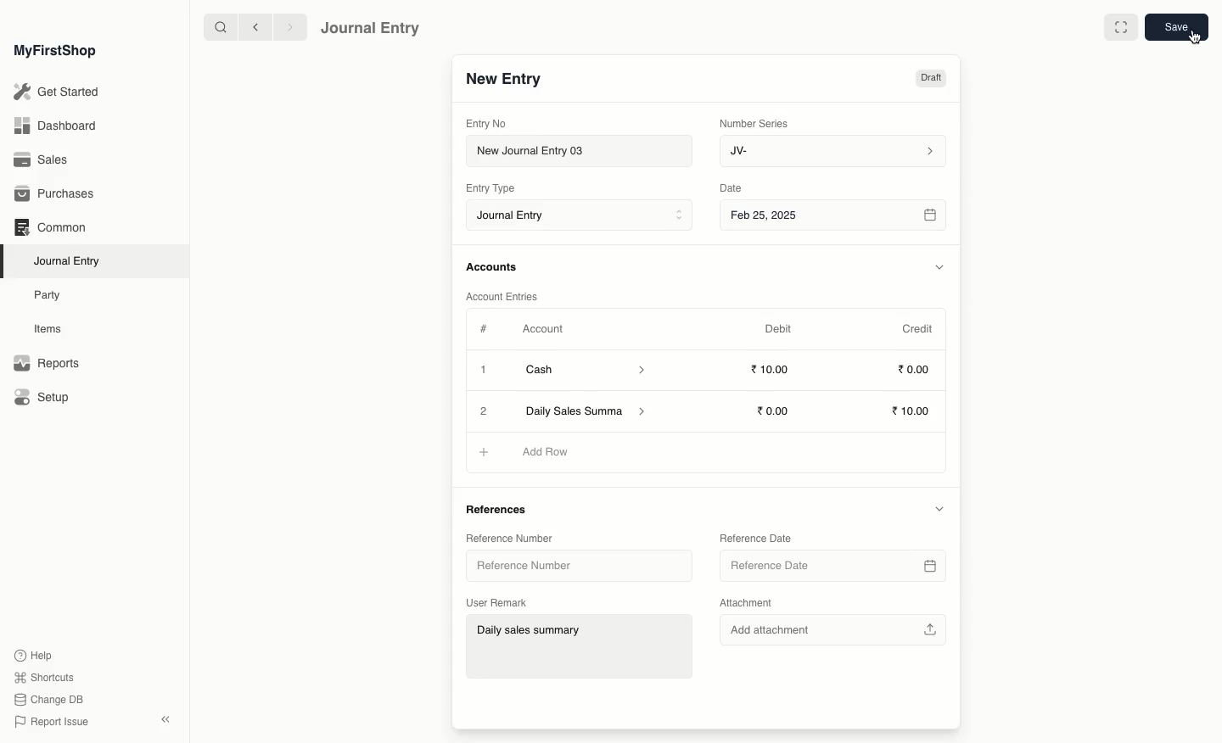 Image resolution: width=1222 pixels, height=743 pixels. Describe the element at coordinates (481, 451) in the screenshot. I see `Add` at that location.